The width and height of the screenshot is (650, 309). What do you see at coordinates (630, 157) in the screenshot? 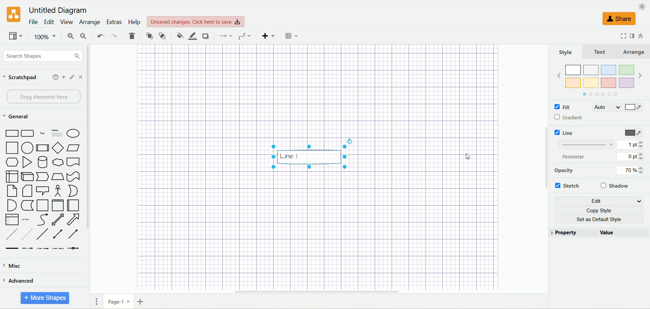
I see `0 pt` at bounding box center [630, 157].